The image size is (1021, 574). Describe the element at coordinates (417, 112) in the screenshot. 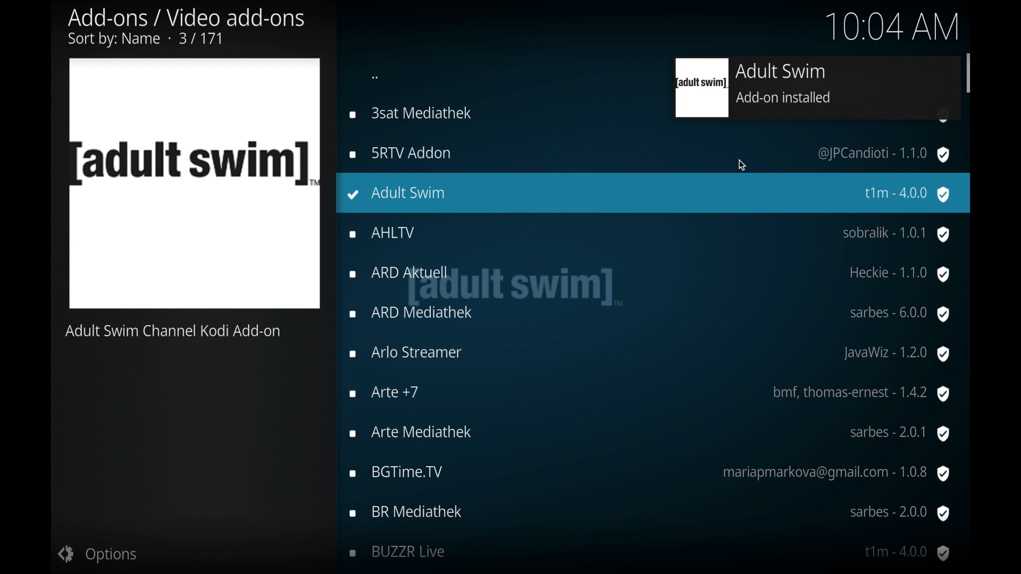

I see `3sat mediathek` at that location.